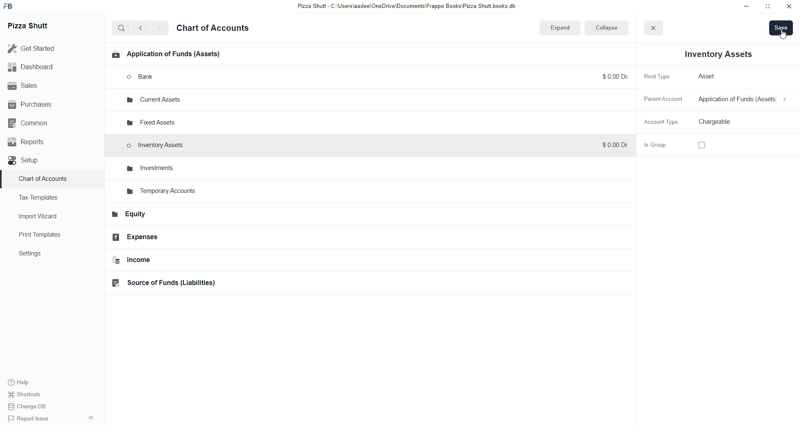 This screenshot has height=425, width=800. Describe the element at coordinates (406, 7) in the screenshot. I see `Pizza Shutt - C:\Users\aadee\OneDrive\Documents|\Frappe Books\Pizza Shutt books.db` at that location.